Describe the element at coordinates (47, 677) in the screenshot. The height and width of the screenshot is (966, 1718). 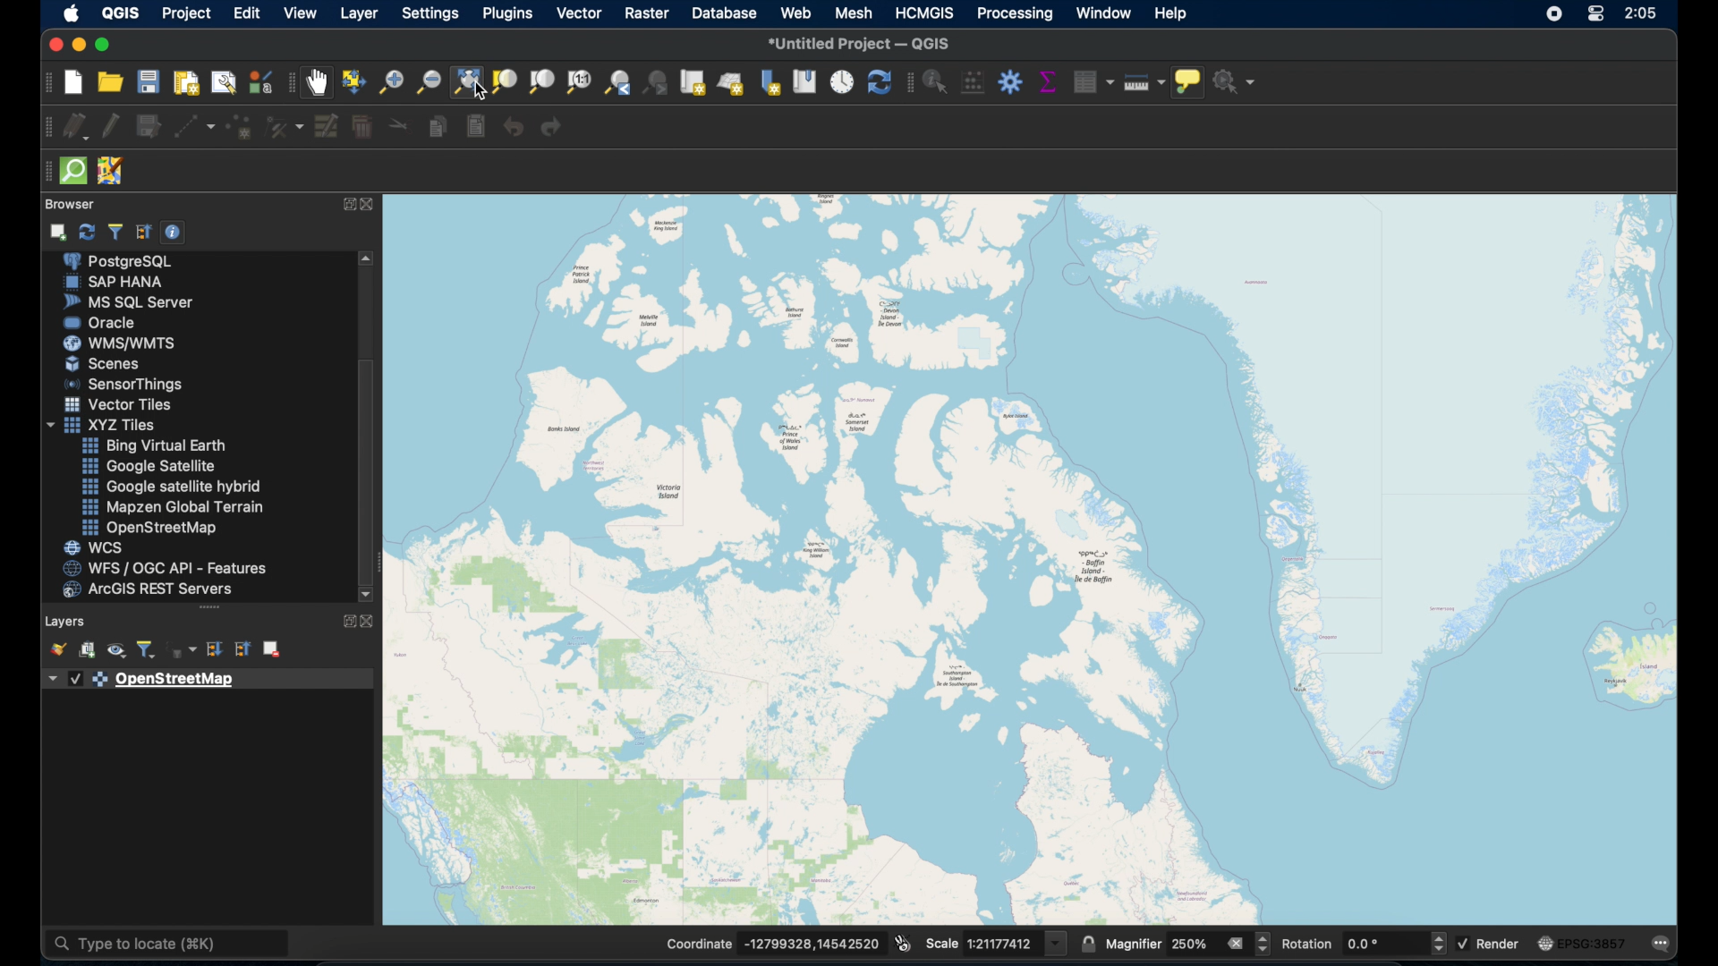
I see `drop down` at that location.